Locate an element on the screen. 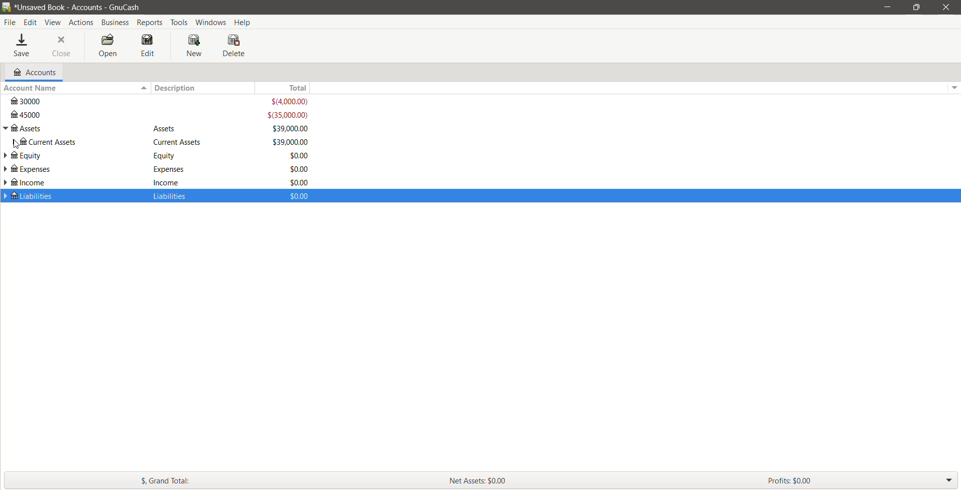 Image resolution: width=961 pixels, height=490 pixels. New is located at coordinates (194, 45).